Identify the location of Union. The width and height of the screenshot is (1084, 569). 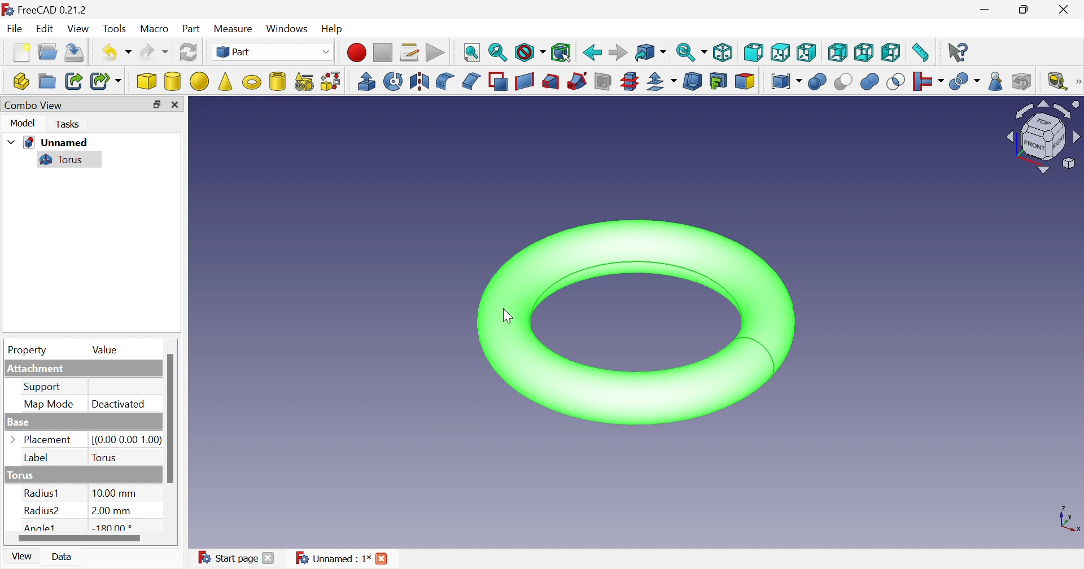
(869, 82).